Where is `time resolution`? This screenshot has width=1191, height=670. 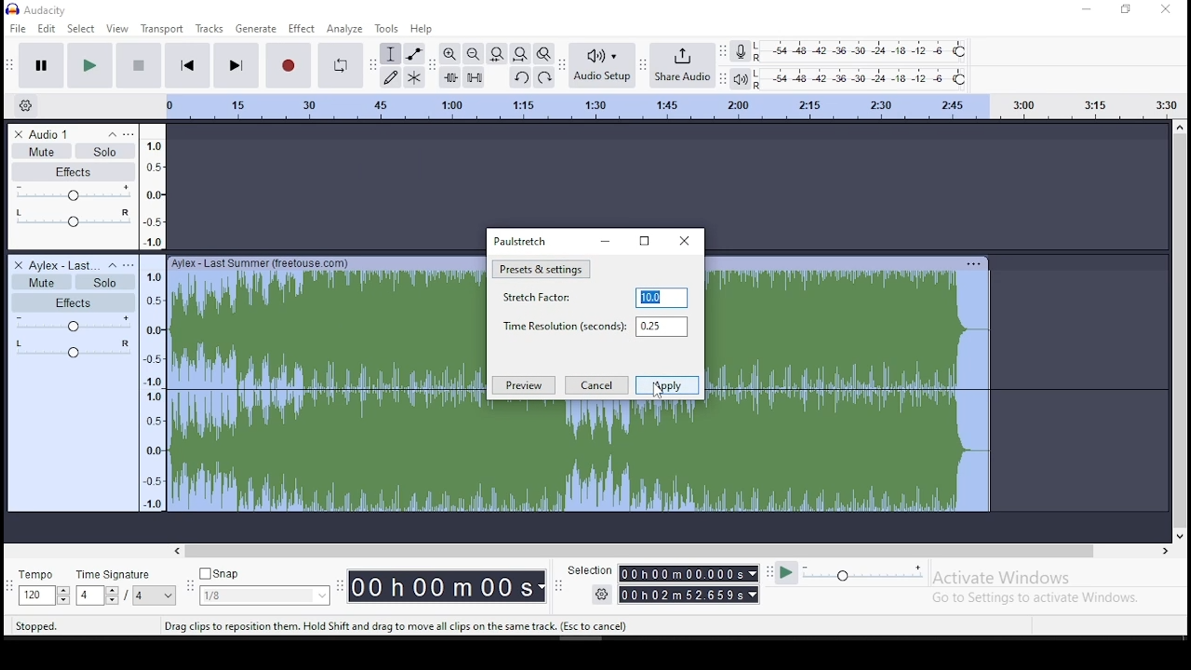 time resolution is located at coordinates (597, 325).